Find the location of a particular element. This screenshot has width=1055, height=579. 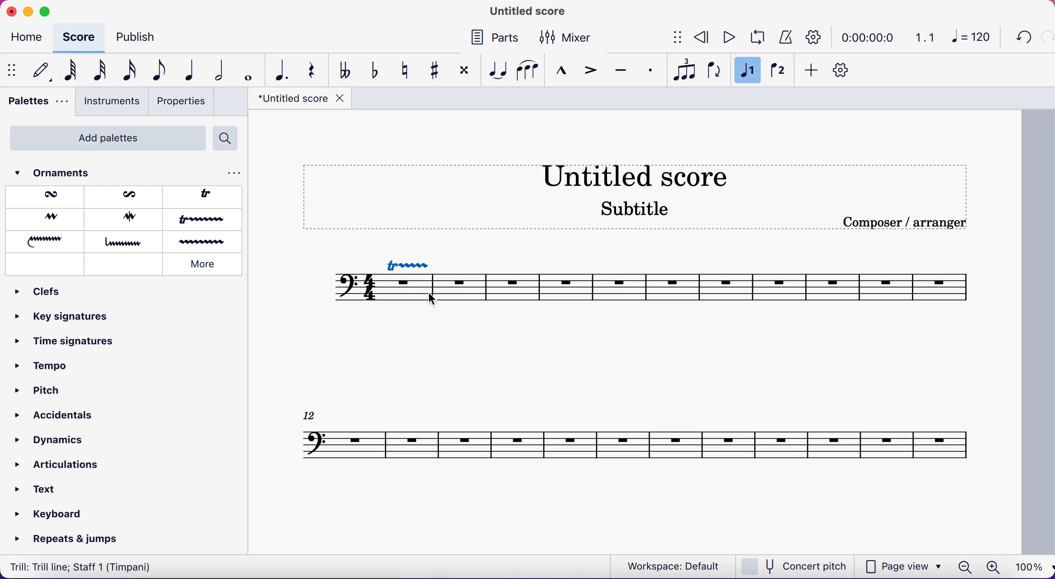

64th note is located at coordinates (67, 71).